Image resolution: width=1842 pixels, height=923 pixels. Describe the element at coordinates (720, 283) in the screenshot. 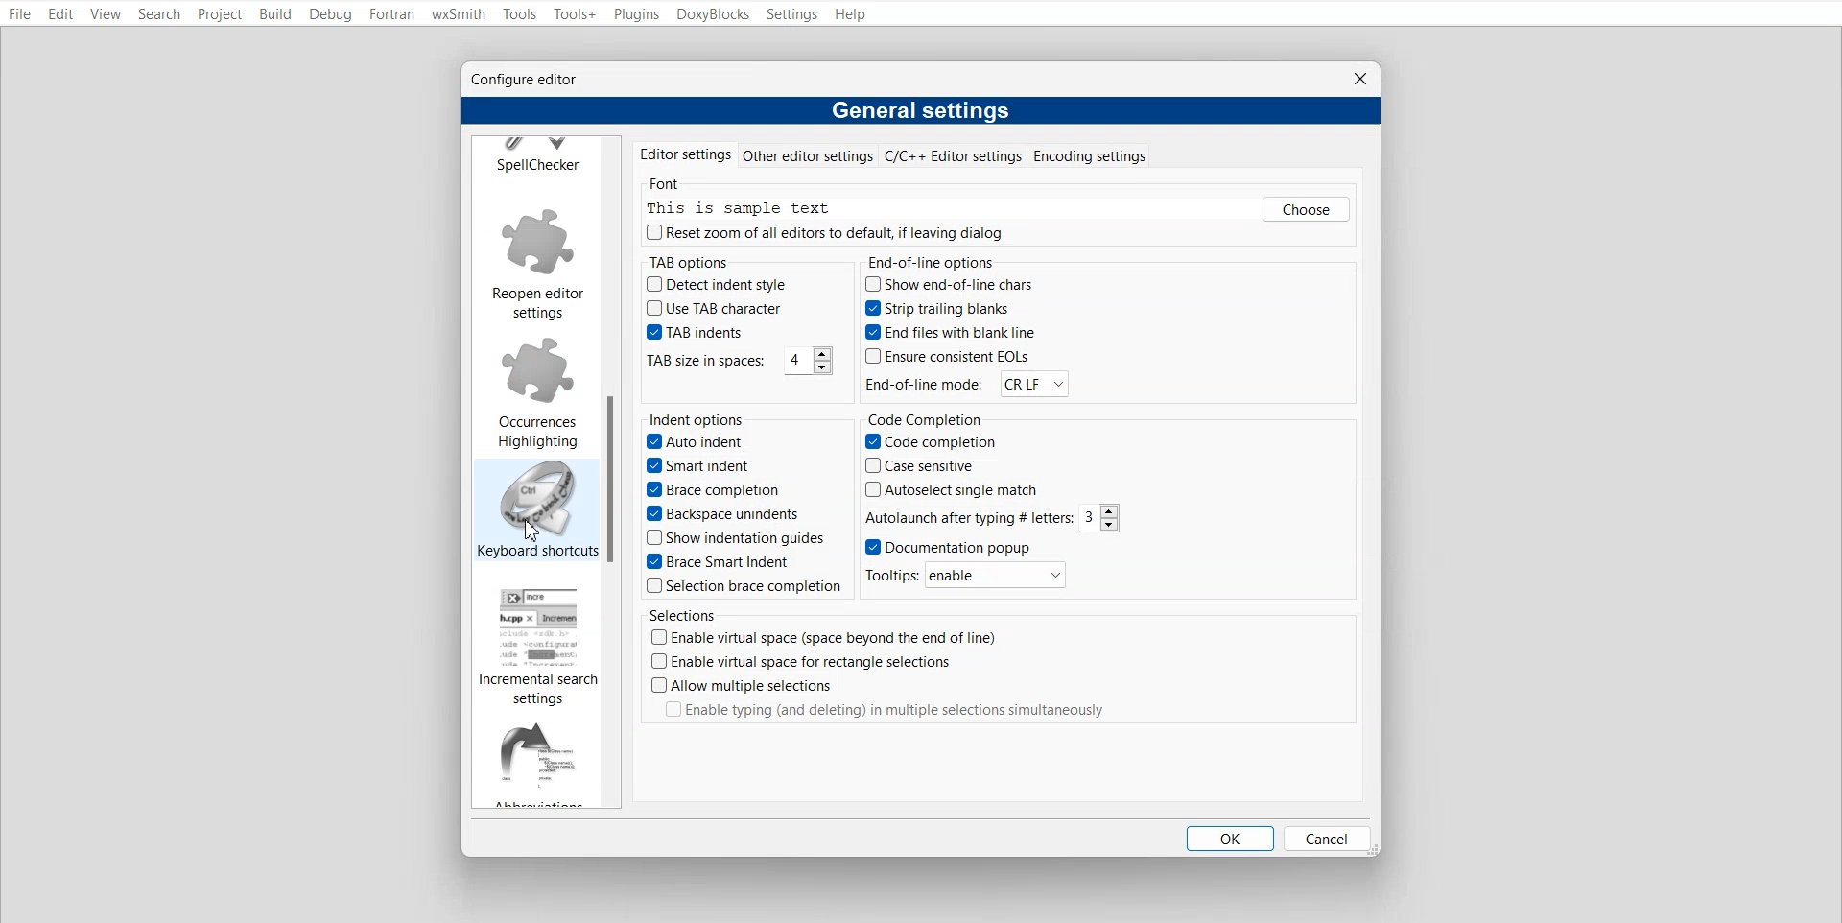

I see `Detect indent style` at that location.